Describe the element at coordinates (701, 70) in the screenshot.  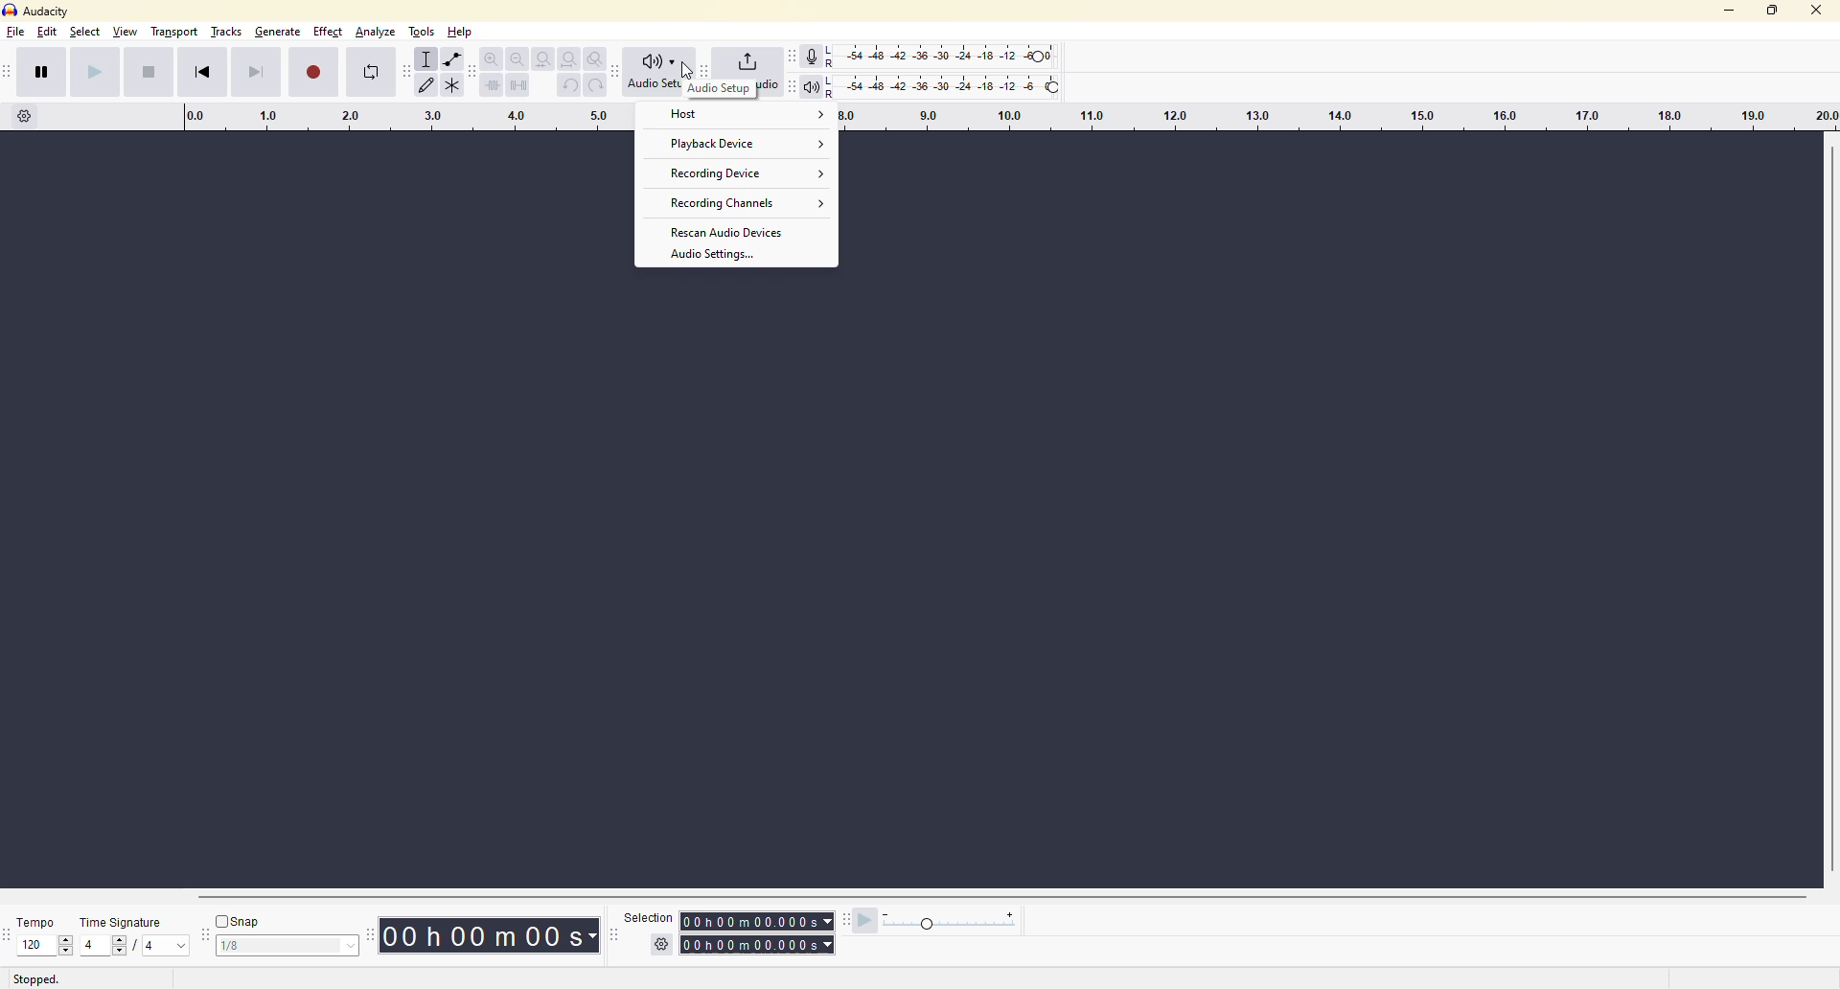
I see `audacity share audio toolbar` at that location.